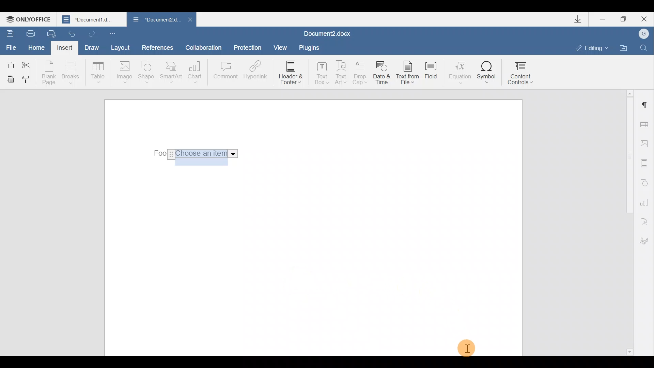  I want to click on Image settings, so click(646, 144).